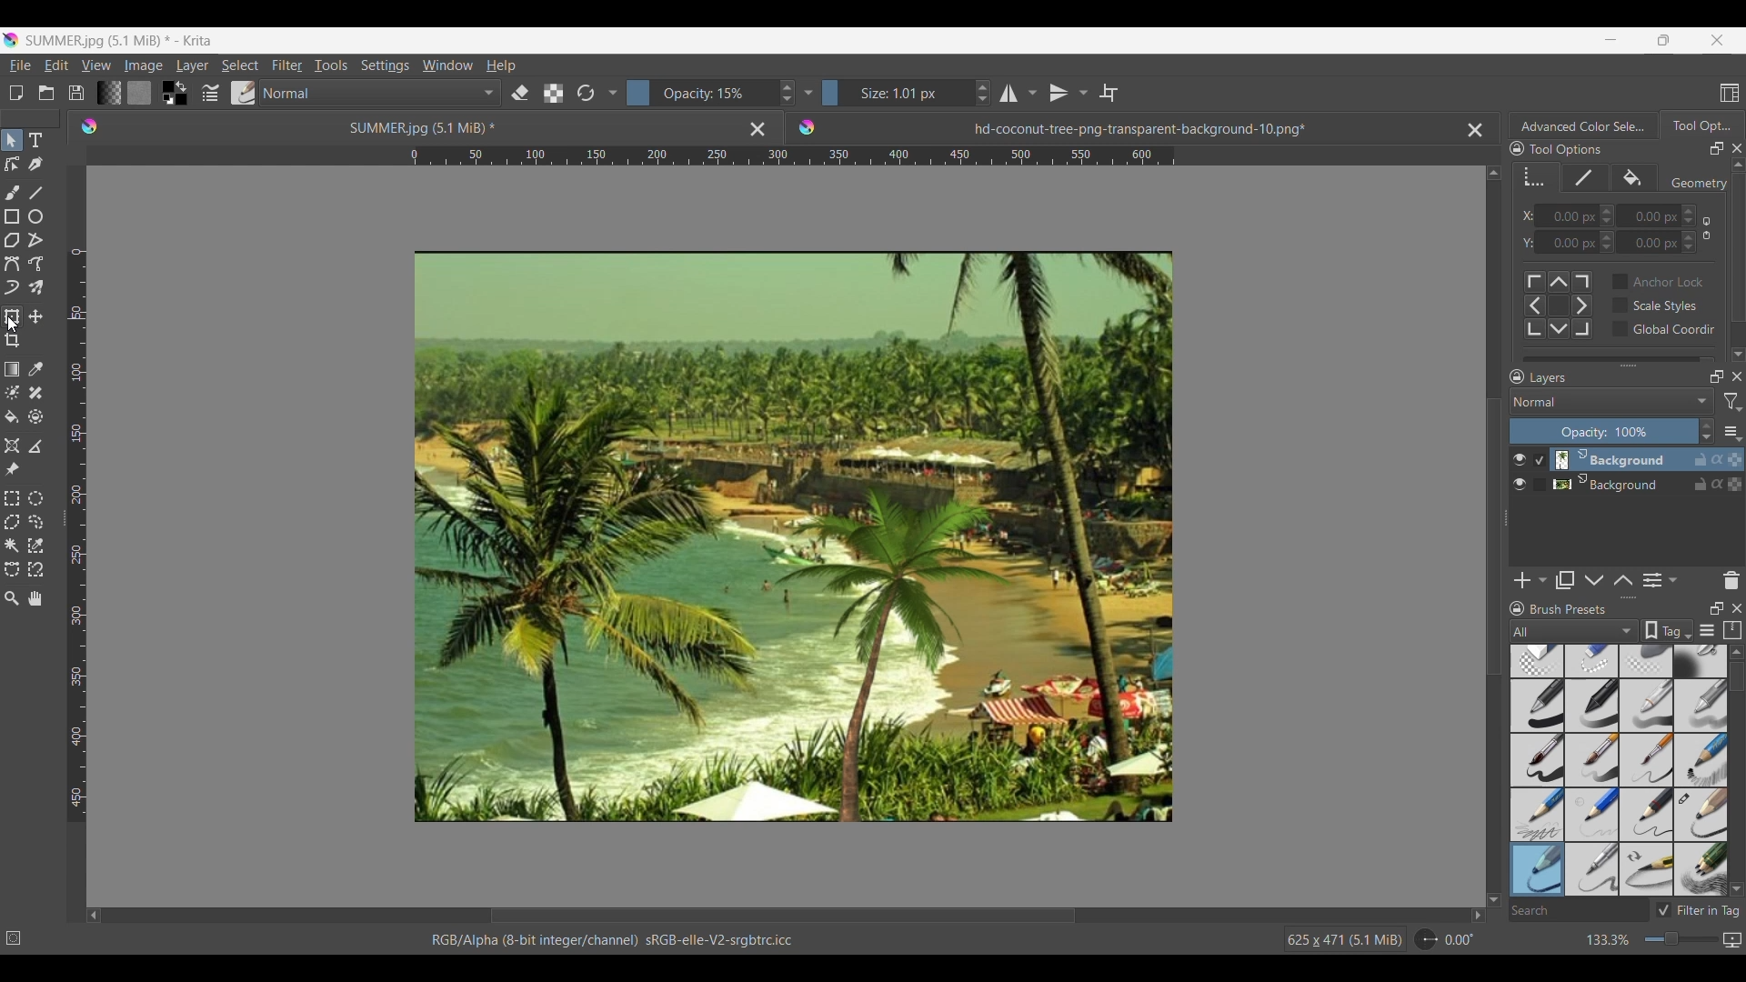 The image size is (1746, 982). Describe the element at coordinates (35, 392) in the screenshot. I see `Smart patch tool` at that location.